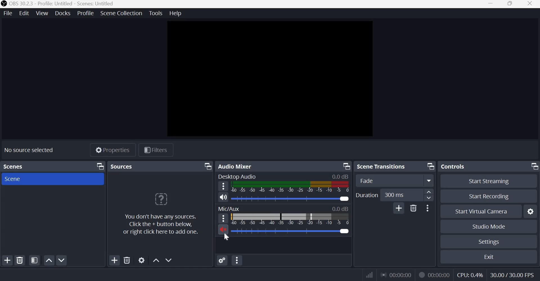  I want to click on Duration, so click(367, 195).